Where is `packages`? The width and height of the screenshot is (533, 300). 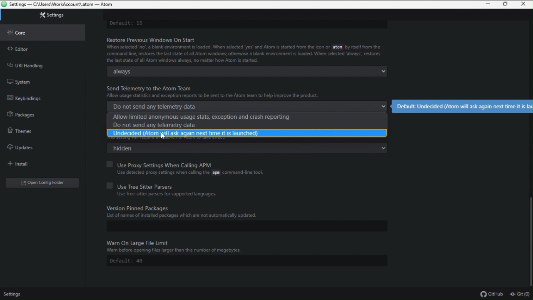 packages is located at coordinates (42, 113).